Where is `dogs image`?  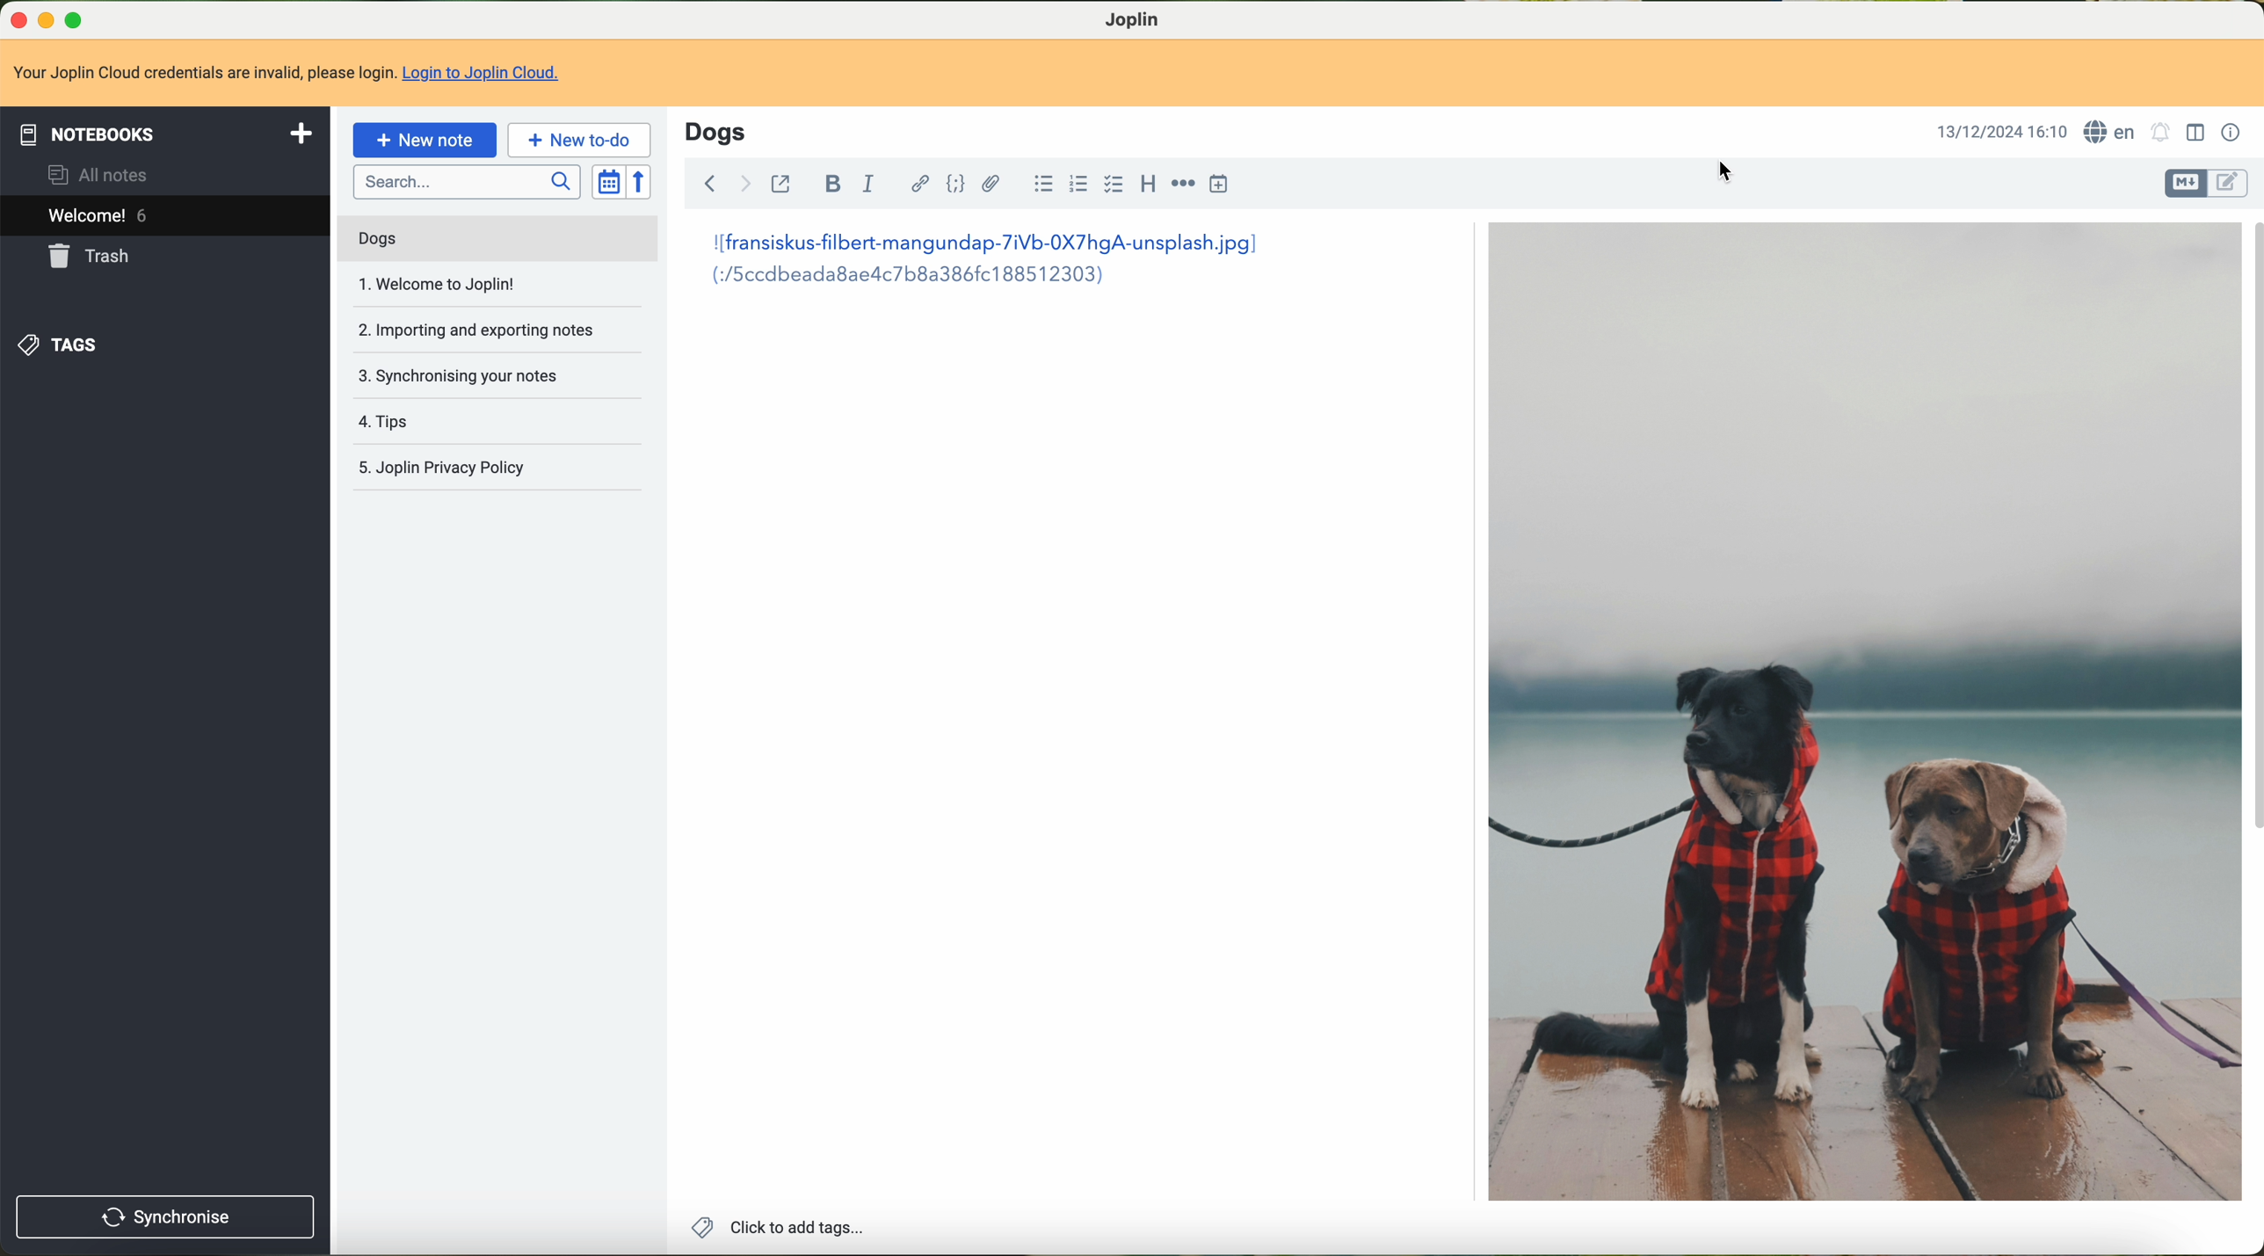
dogs image is located at coordinates (1861, 714).